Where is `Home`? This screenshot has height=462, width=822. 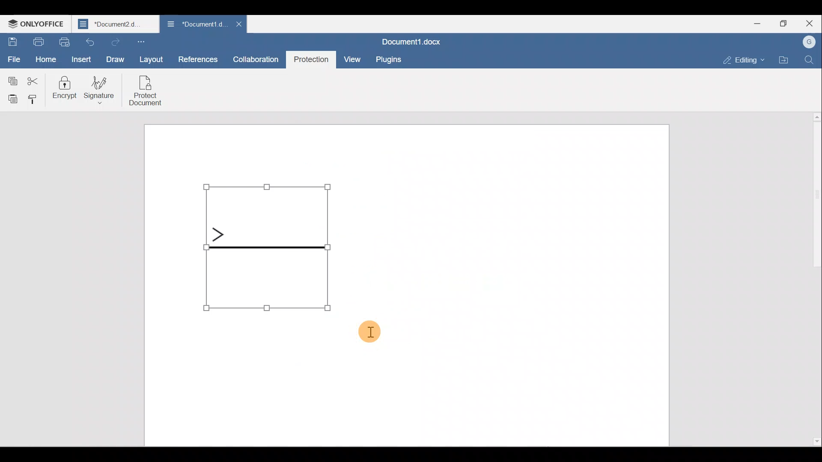
Home is located at coordinates (45, 59).